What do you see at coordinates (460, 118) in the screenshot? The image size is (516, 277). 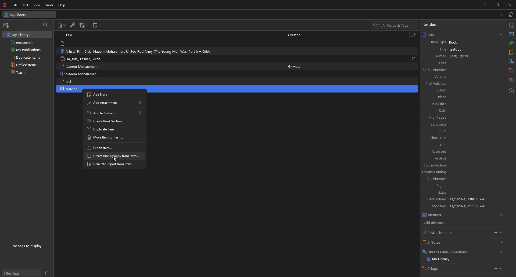 I see `# of Pages` at bounding box center [460, 118].